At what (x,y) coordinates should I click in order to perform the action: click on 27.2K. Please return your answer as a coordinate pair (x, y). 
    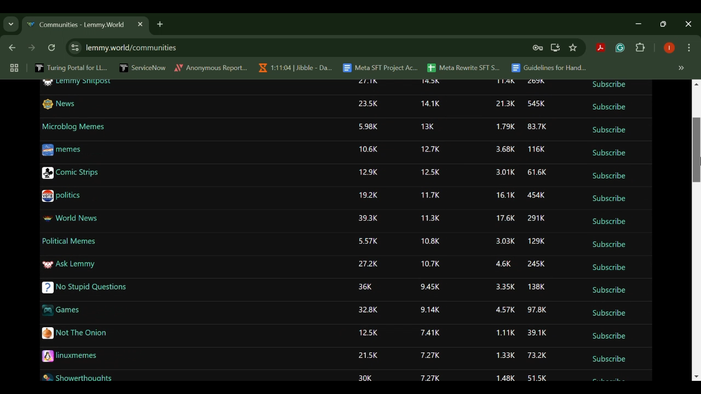
    Looking at the image, I should click on (367, 265).